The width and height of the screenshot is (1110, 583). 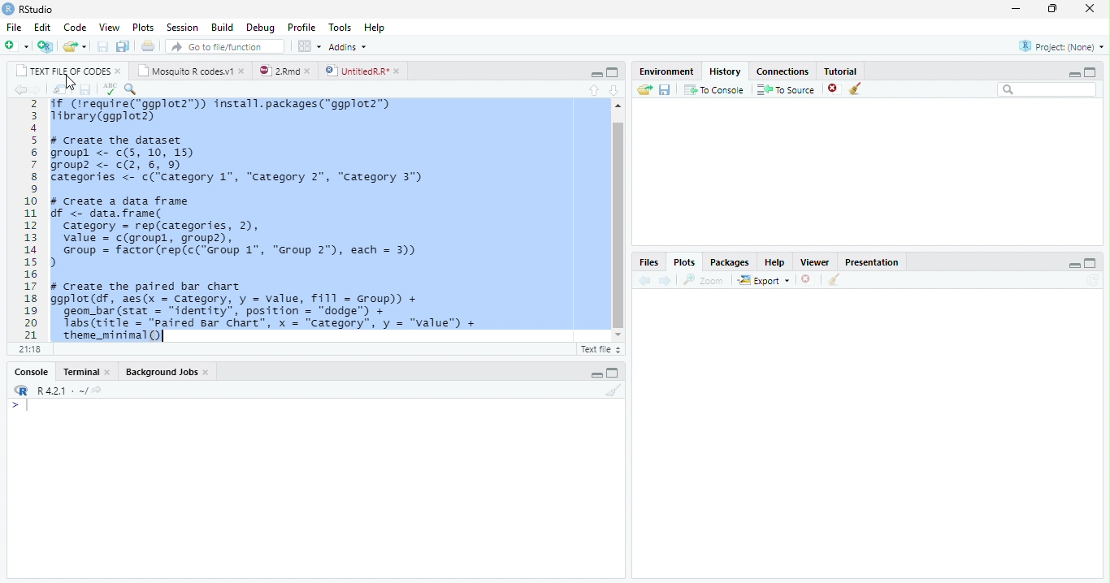 What do you see at coordinates (40, 27) in the screenshot?
I see `edit` at bounding box center [40, 27].